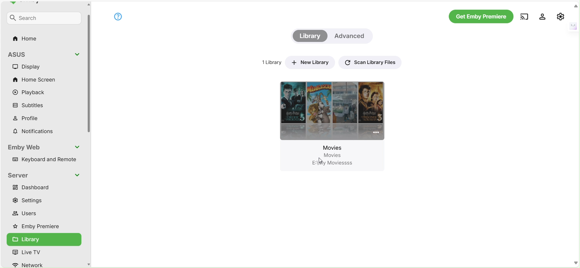 The image size is (580, 268). What do you see at coordinates (36, 265) in the screenshot?
I see `networks` at bounding box center [36, 265].